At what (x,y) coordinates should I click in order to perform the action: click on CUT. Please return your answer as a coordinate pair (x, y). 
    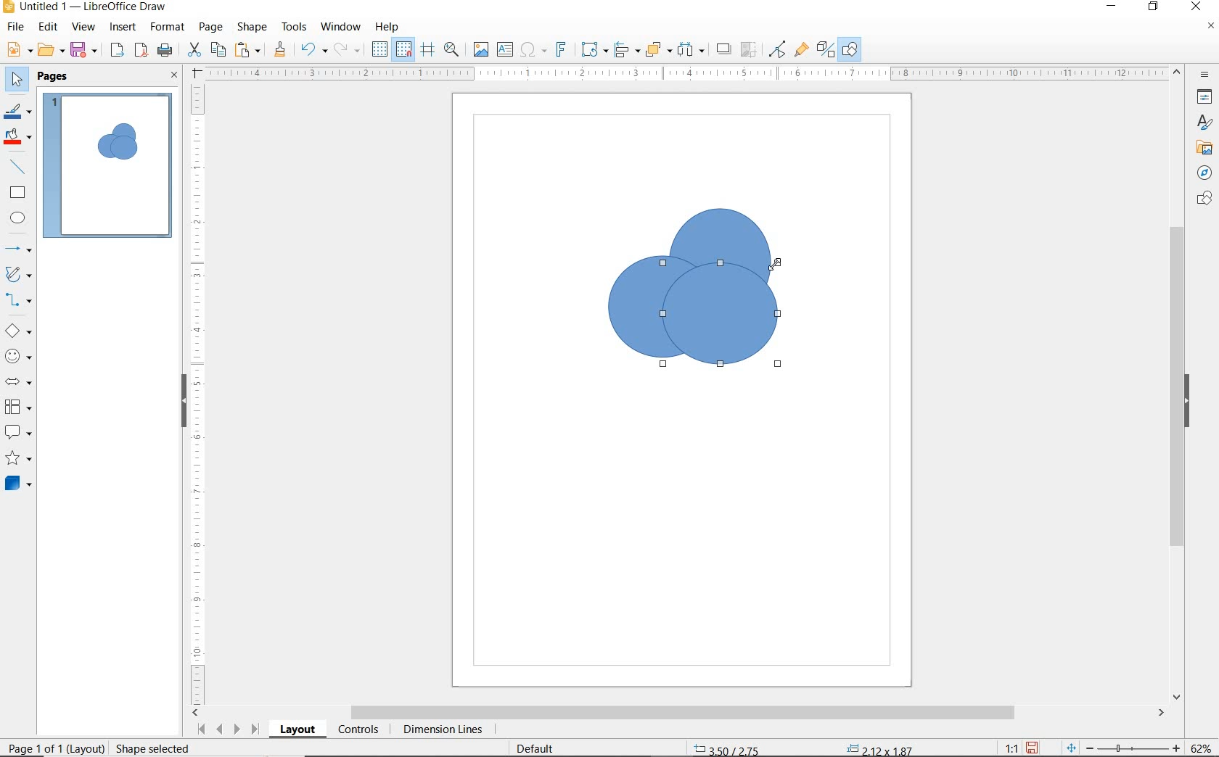
    Looking at the image, I should click on (194, 50).